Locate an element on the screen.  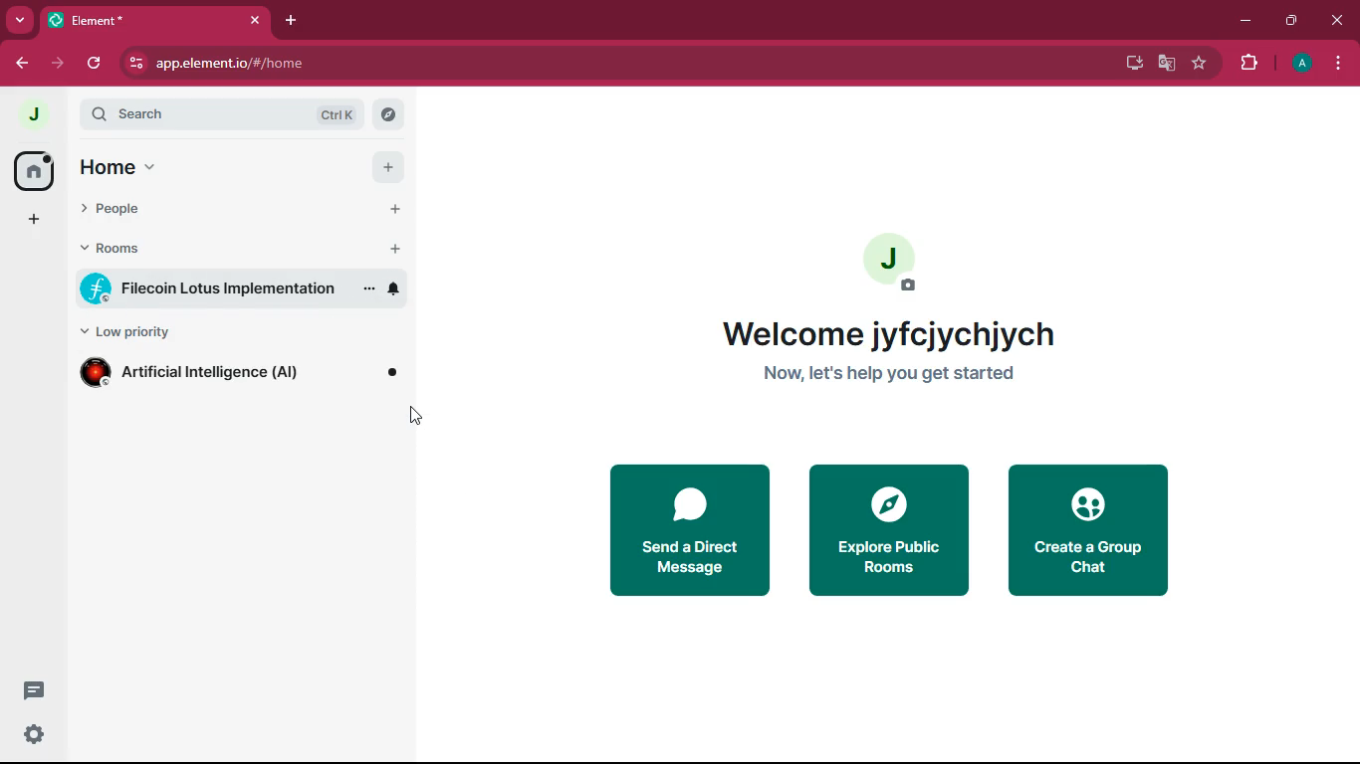
refresh is located at coordinates (98, 63).